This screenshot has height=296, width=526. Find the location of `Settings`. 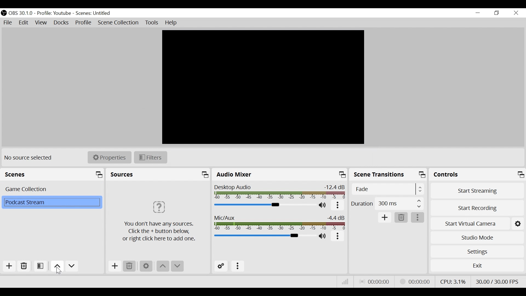

Settings is located at coordinates (146, 266).